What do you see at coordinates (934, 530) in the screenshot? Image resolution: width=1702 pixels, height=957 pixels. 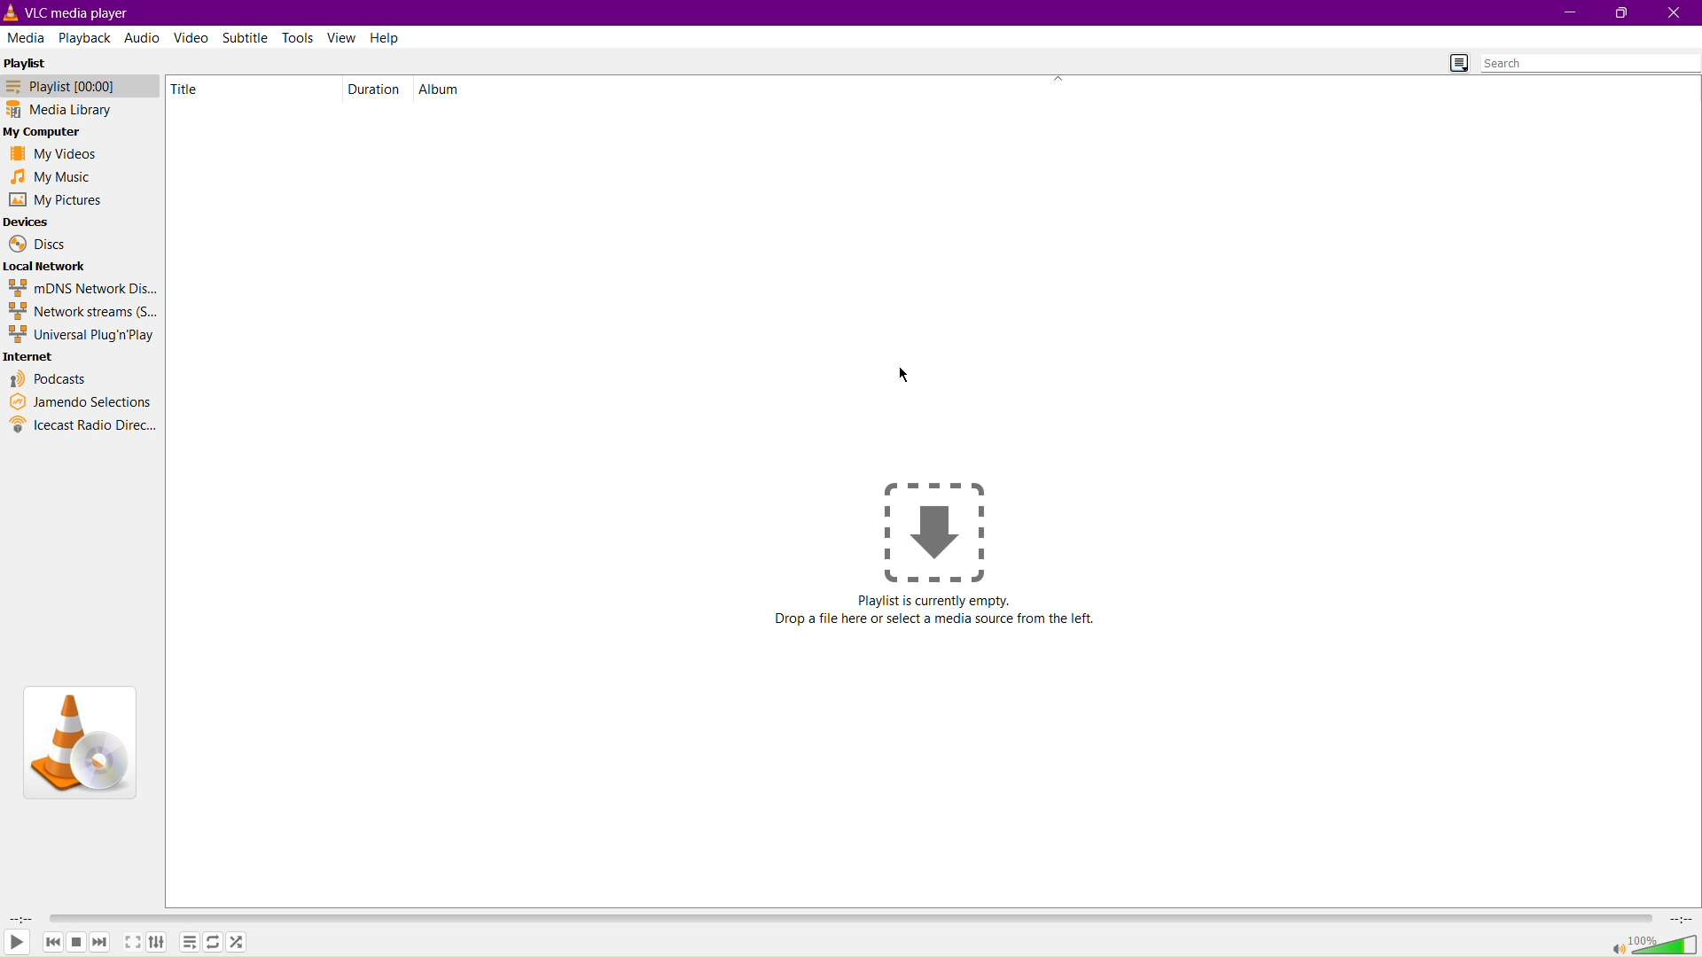 I see `Drag a file here` at bounding box center [934, 530].